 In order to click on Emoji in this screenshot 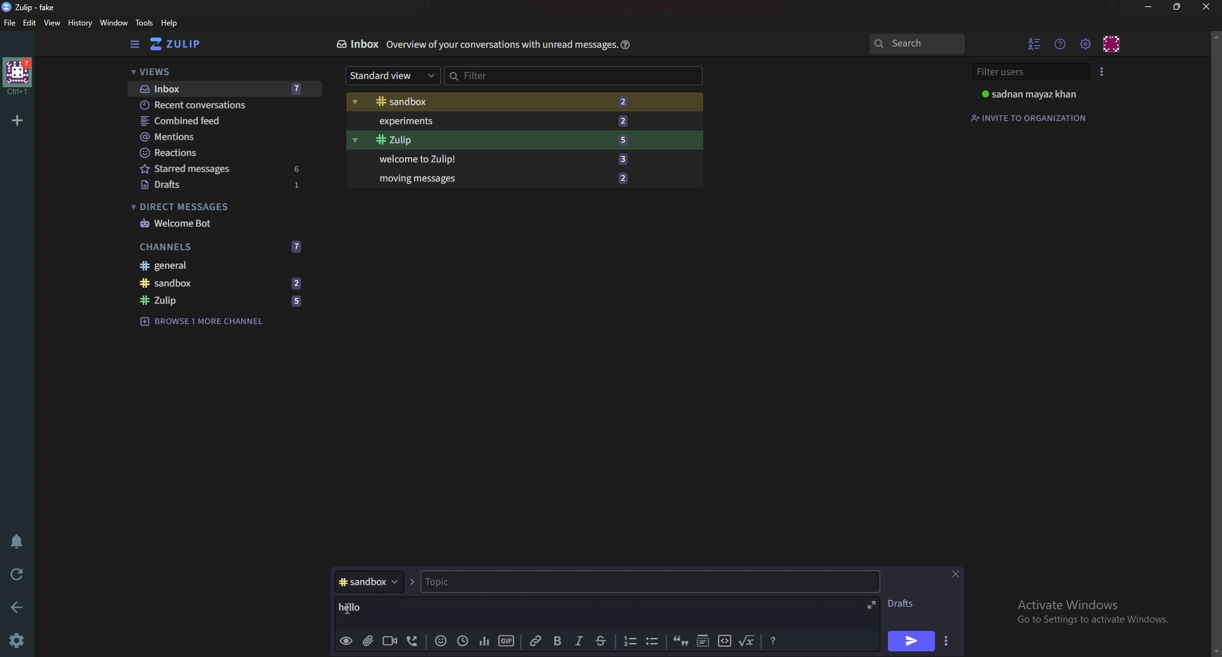, I will do `click(441, 640)`.